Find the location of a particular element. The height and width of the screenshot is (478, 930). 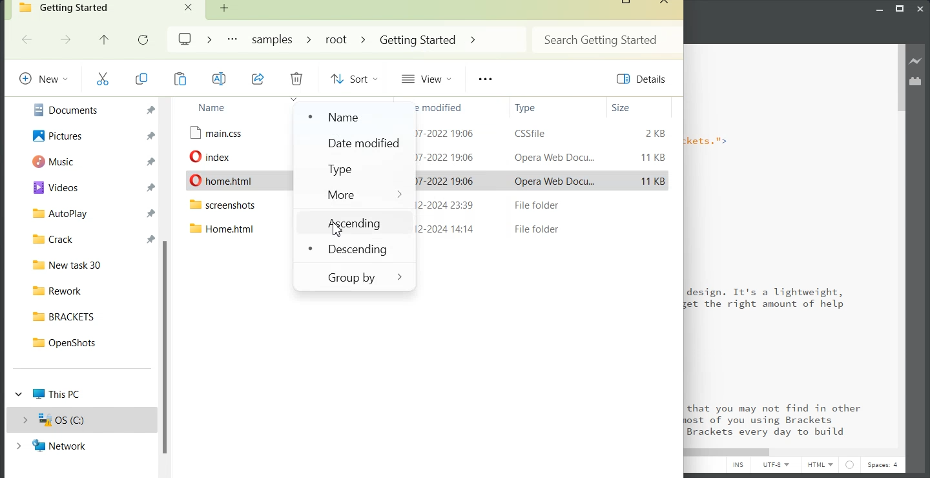

Horizontal Scroll bar  is located at coordinates (523, 452).